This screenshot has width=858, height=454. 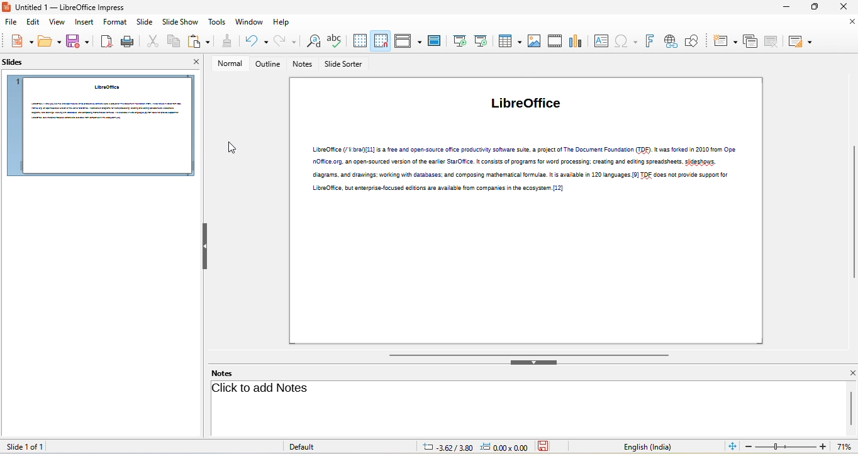 What do you see at coordinates (817, 8) in the screenshot?
I see `maximize` at bounding box center [817, 8].